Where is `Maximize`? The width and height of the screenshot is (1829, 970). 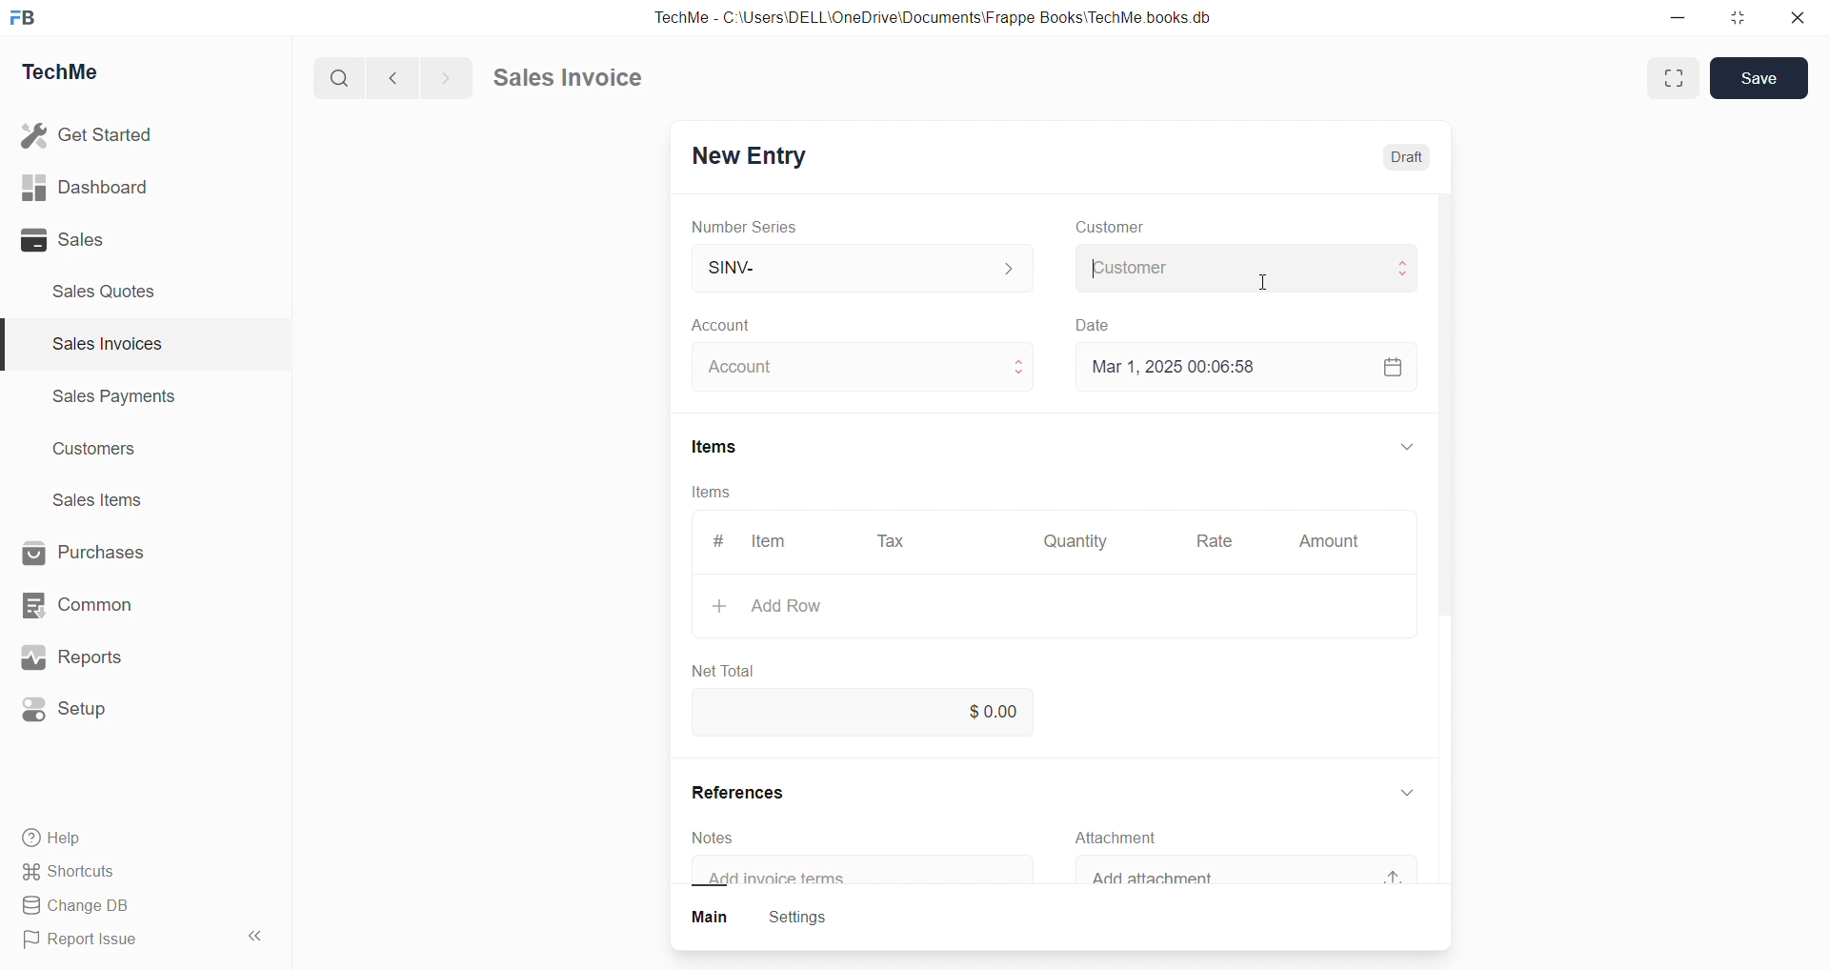
Maximize is located at coordinates (1740, 22).